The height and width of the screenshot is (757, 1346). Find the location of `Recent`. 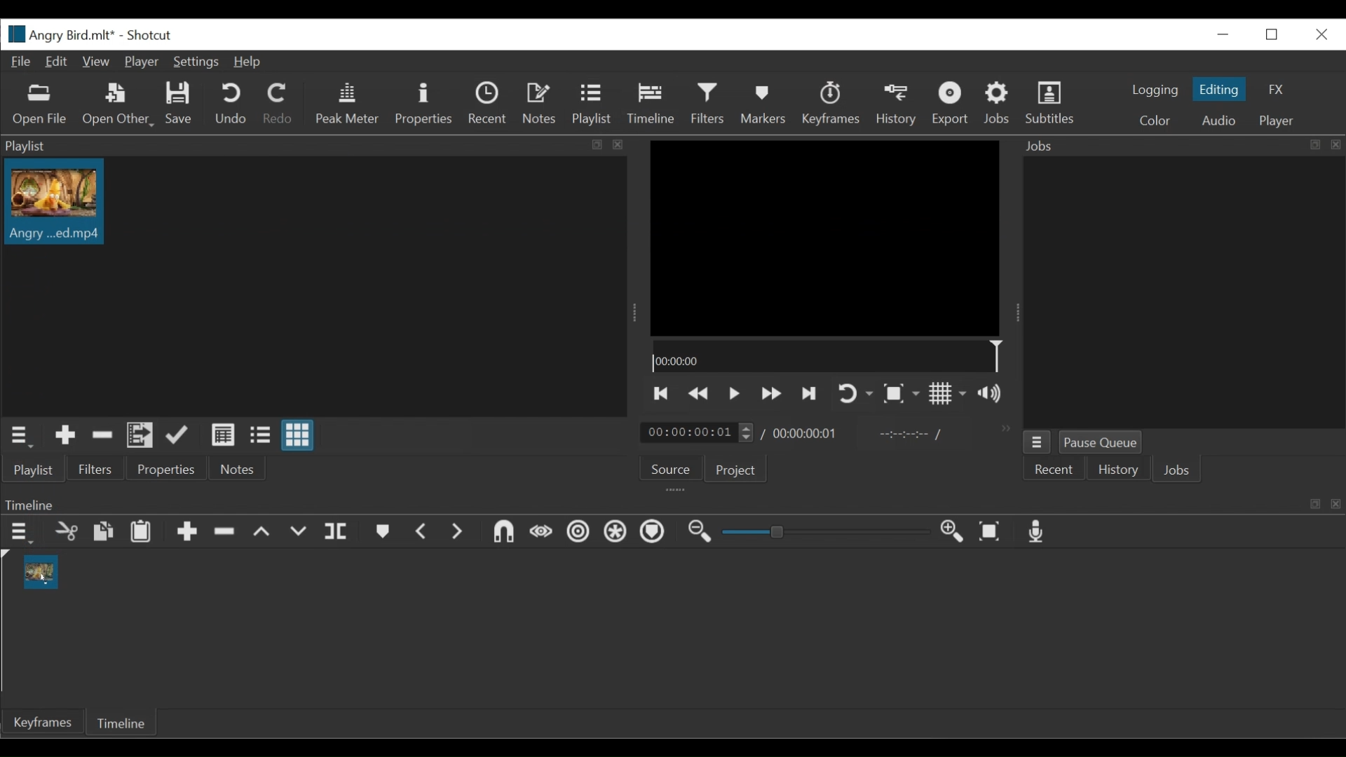

Recent is located at coordinates (489, 104).